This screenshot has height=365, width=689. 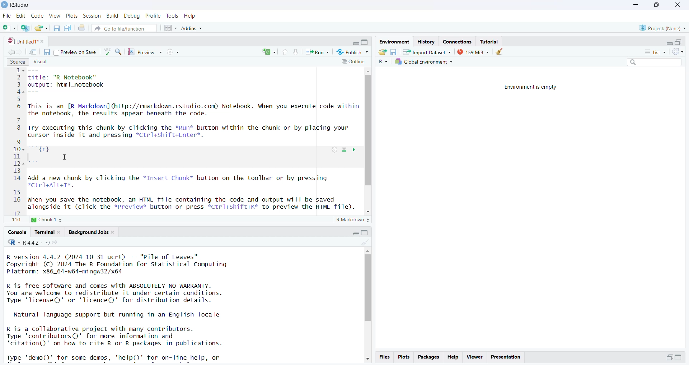 What do you see at coordinates (19, 141) in the screenshot?
I see `line numbers` at bounding box center [19, 141].